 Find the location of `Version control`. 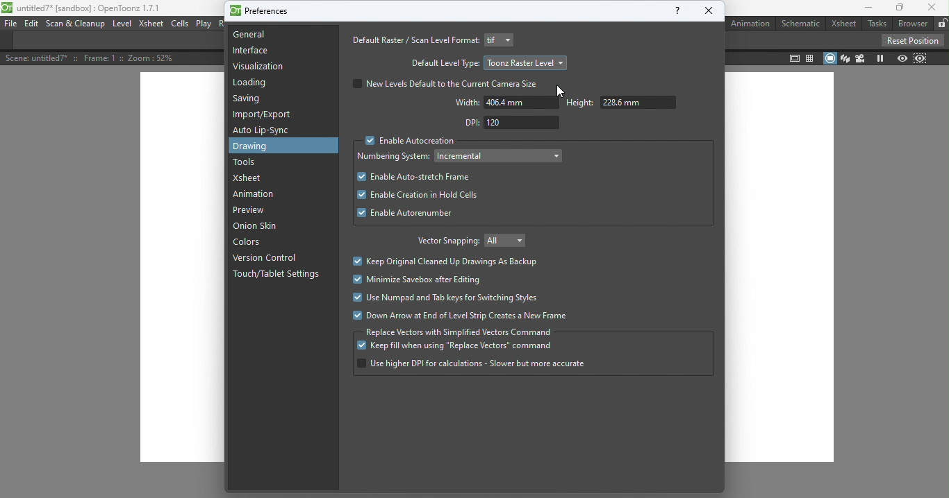

Version control is located at coordinates (264, 257).